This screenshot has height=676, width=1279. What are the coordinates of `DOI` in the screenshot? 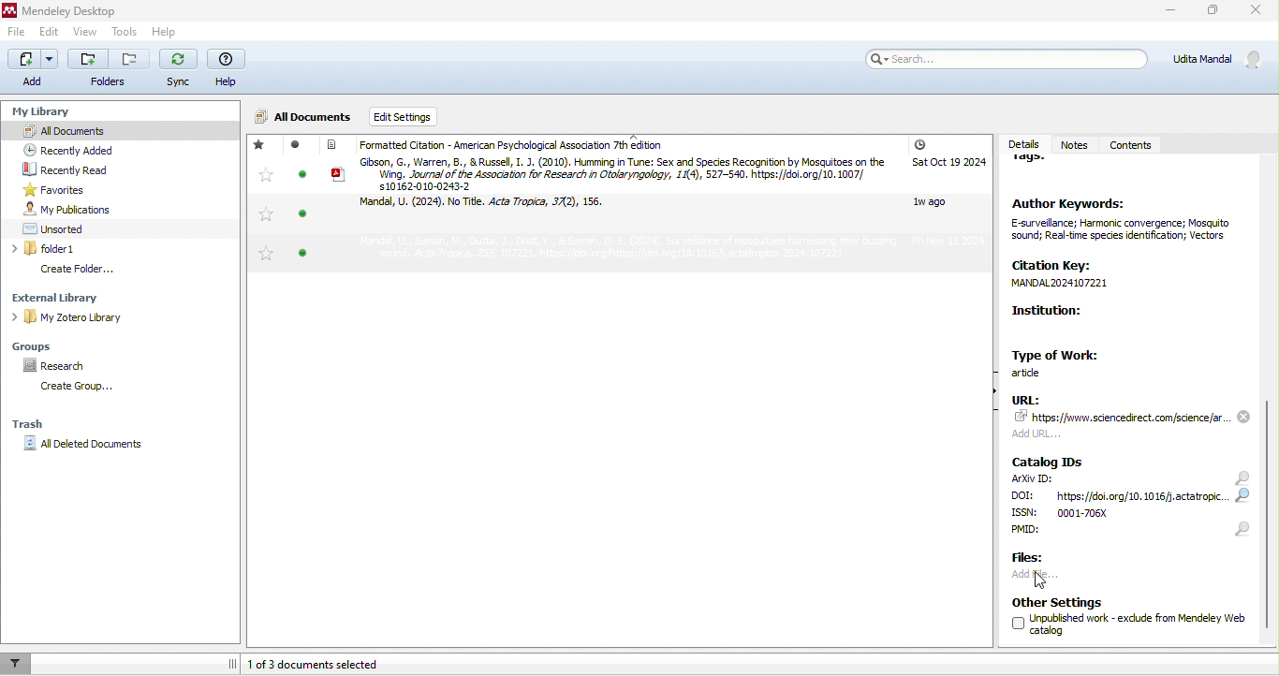 It's located at (1122, 496).